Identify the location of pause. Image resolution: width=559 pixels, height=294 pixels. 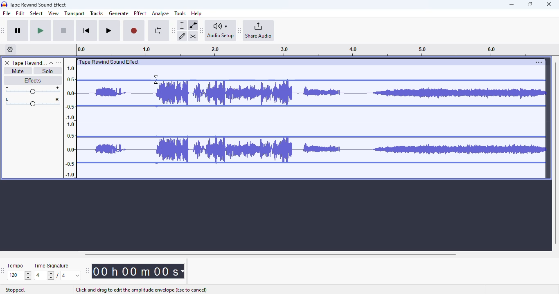
(18, 31).